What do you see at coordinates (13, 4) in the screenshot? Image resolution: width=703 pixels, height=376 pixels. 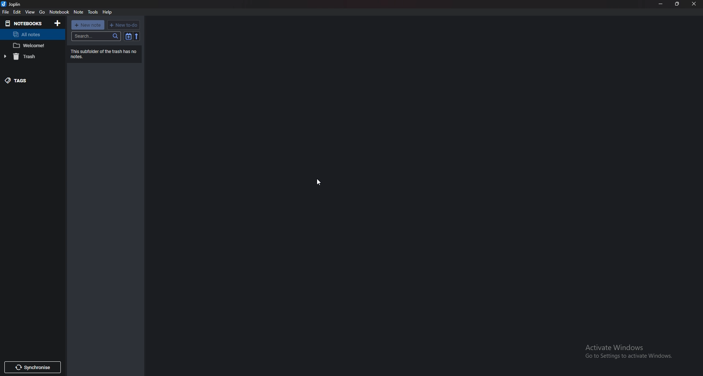 I see `joplin` at bounding box center [13, 4].